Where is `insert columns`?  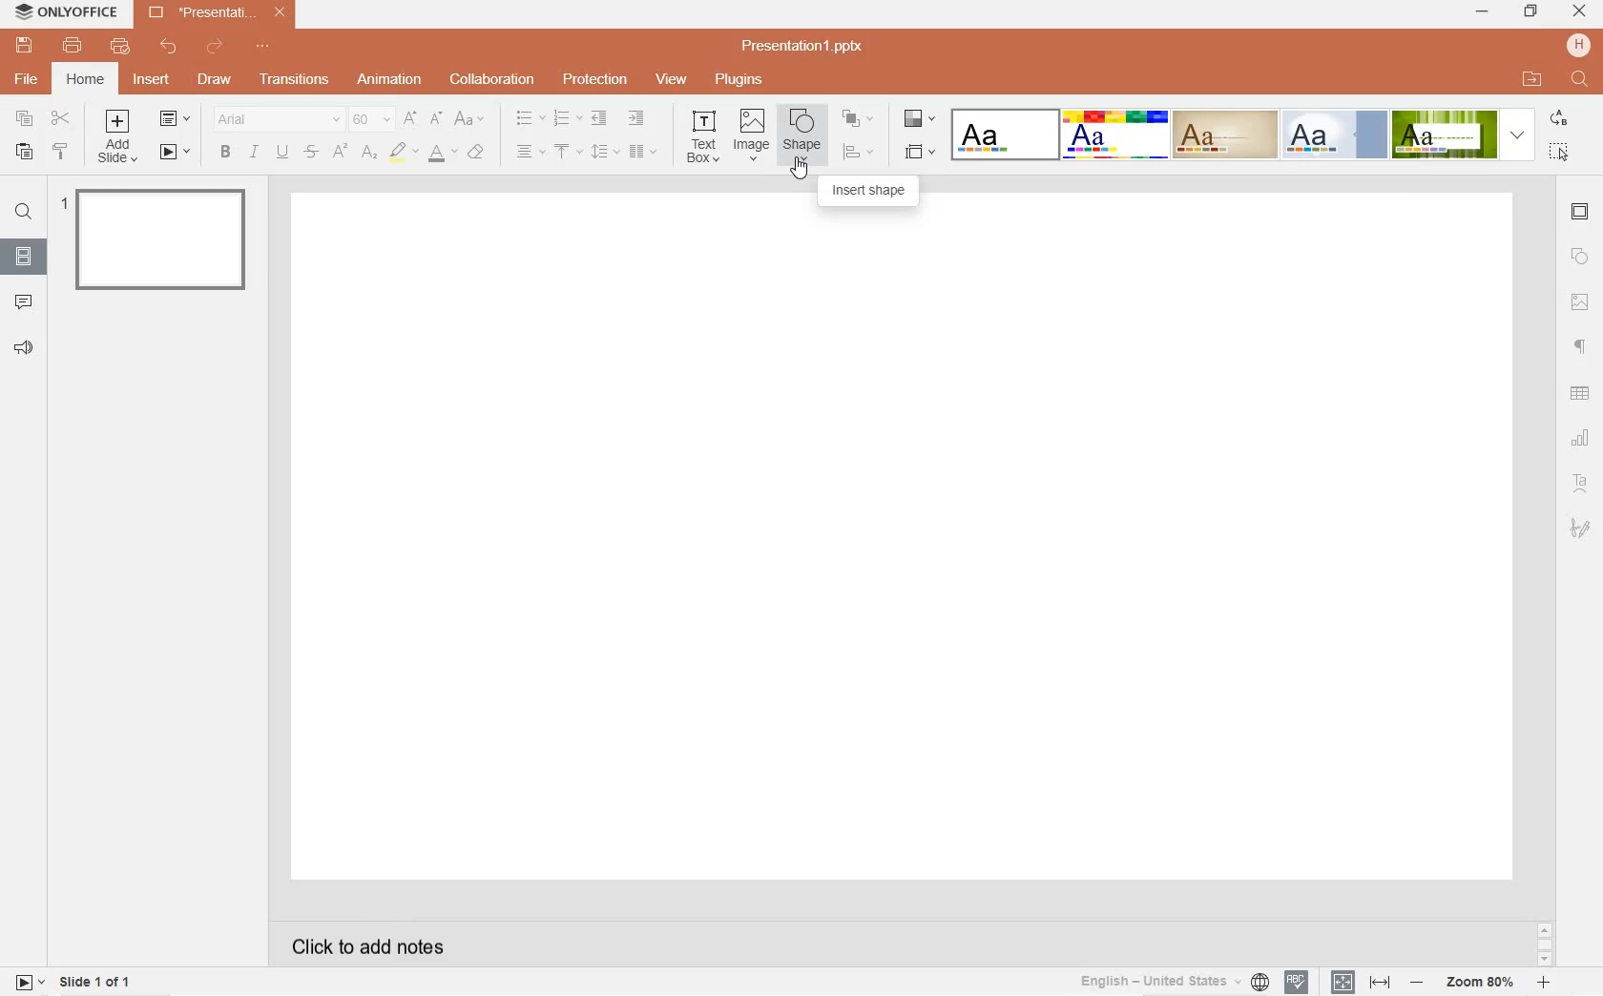
insert columns is located at coordinates (643, 151).